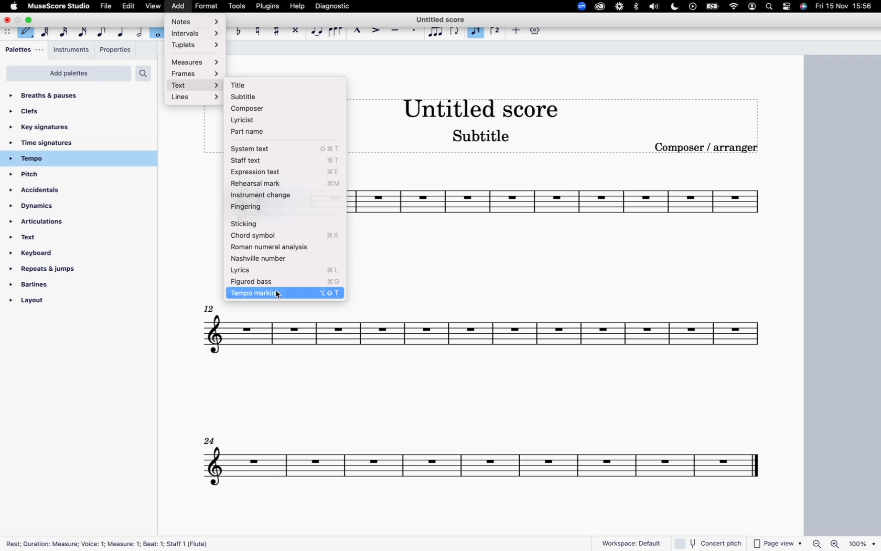 The image size is (881, 551). I want to click on dynamics, so click(53, 207).